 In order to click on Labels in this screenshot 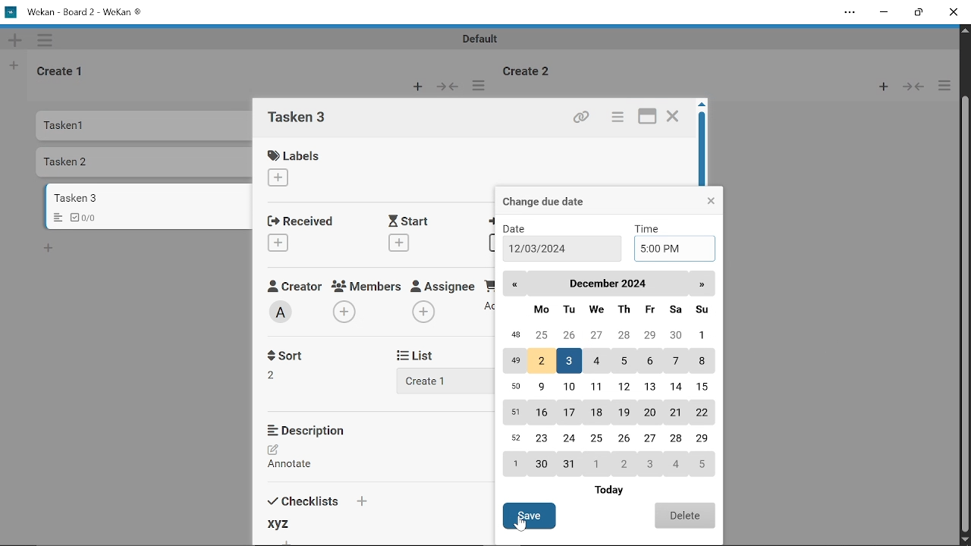, I will do `click(297, 155)`.